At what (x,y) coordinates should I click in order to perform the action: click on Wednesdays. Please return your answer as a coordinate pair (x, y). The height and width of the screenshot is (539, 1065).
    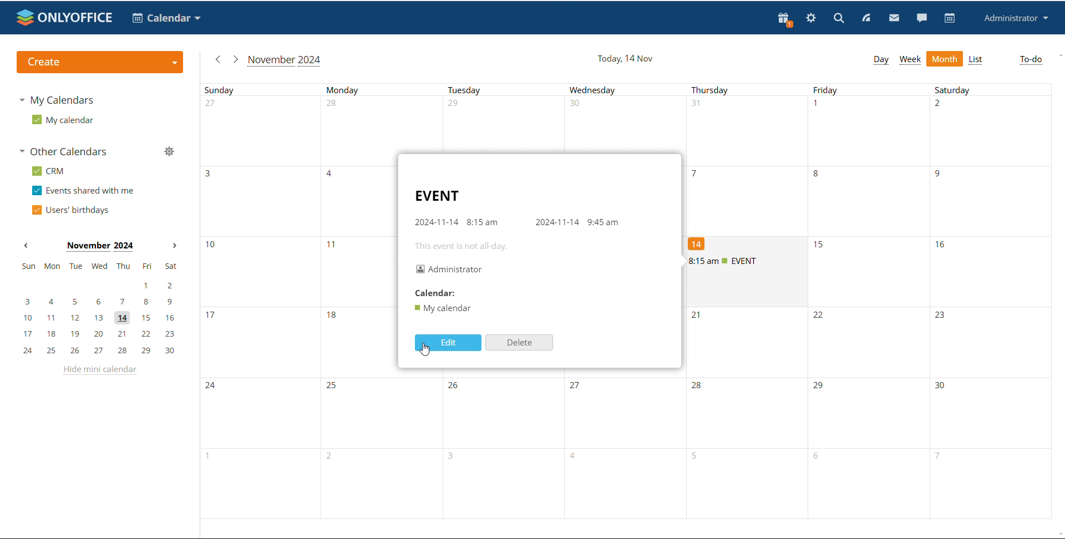
    Looking at the image, I should click on (634, 484).